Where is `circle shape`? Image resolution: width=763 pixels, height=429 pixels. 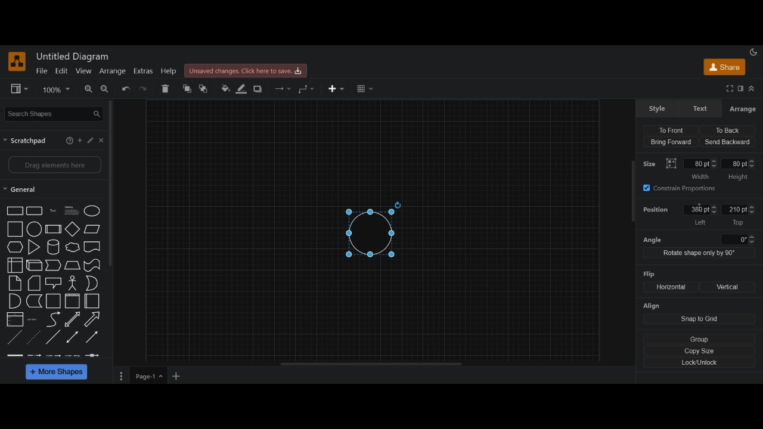
circle shape is located at coordinates (373, 228).